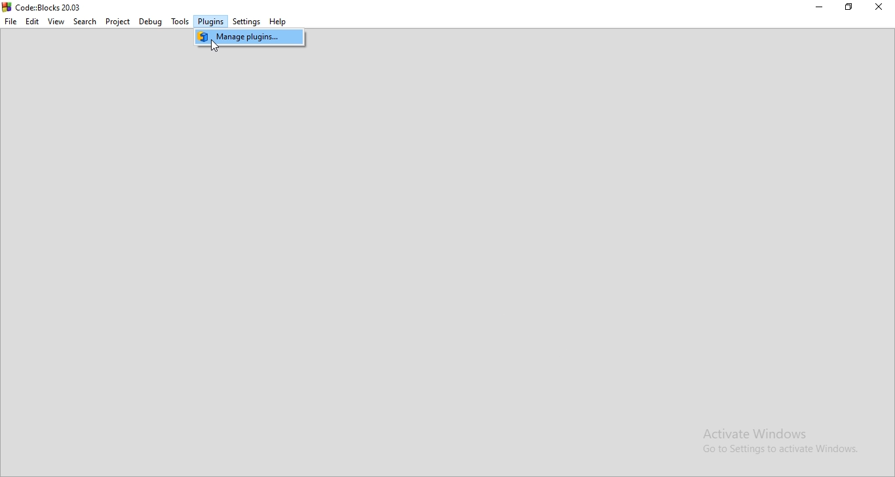 Image resolution: width=895 pixels, height=477 pixels. I want to click on plugins, so click(212, 21).